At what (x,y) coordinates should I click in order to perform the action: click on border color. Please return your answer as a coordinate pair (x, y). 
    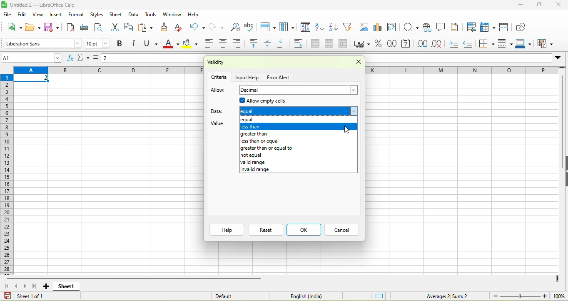
    Looking at the image, I should click on (525, 44).